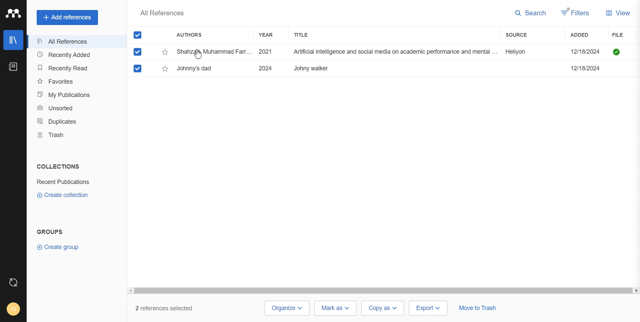  I want to click on View, so click(618, 12).